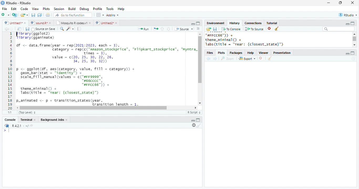  Describe the element at coordinates (340, 3) in the screenshot. I see `resize` at that location.